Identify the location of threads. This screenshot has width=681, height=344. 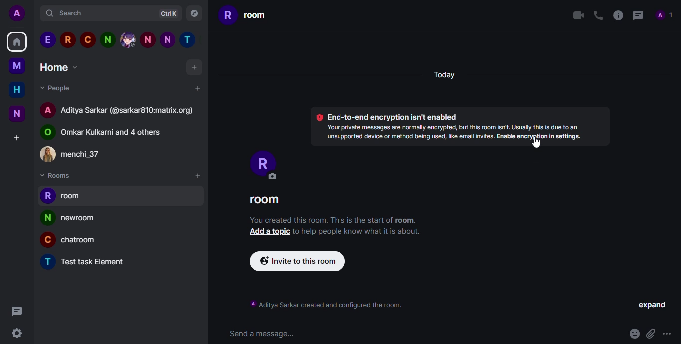
(637, 15).